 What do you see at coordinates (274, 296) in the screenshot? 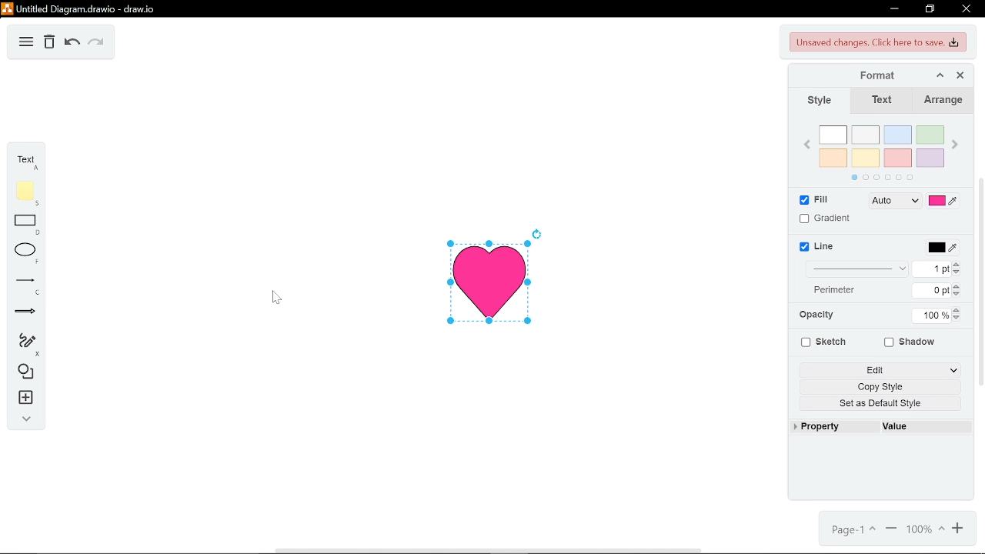
I see `Cursor` at bounding box center [274, 296].